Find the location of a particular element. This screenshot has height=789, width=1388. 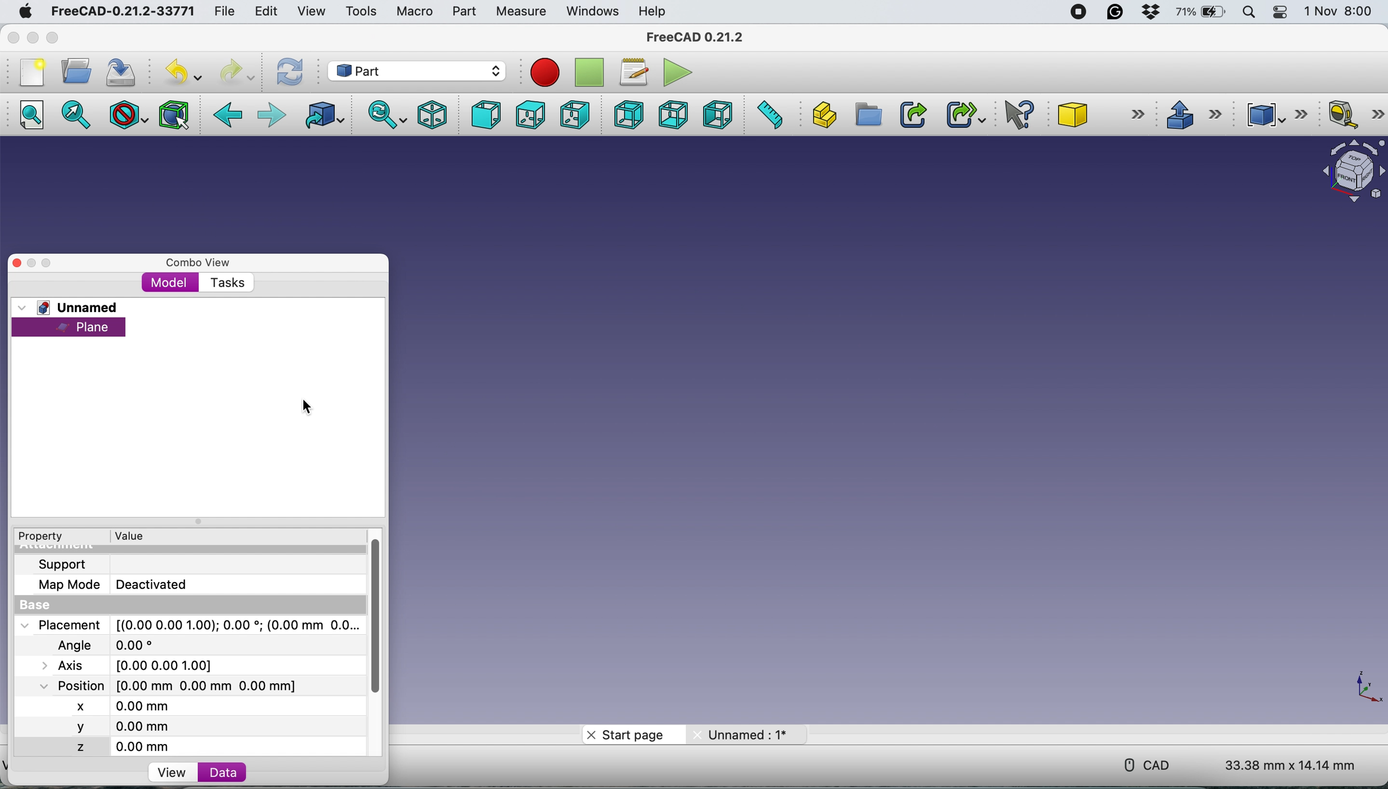

Property is located at coordinates (43, 530).